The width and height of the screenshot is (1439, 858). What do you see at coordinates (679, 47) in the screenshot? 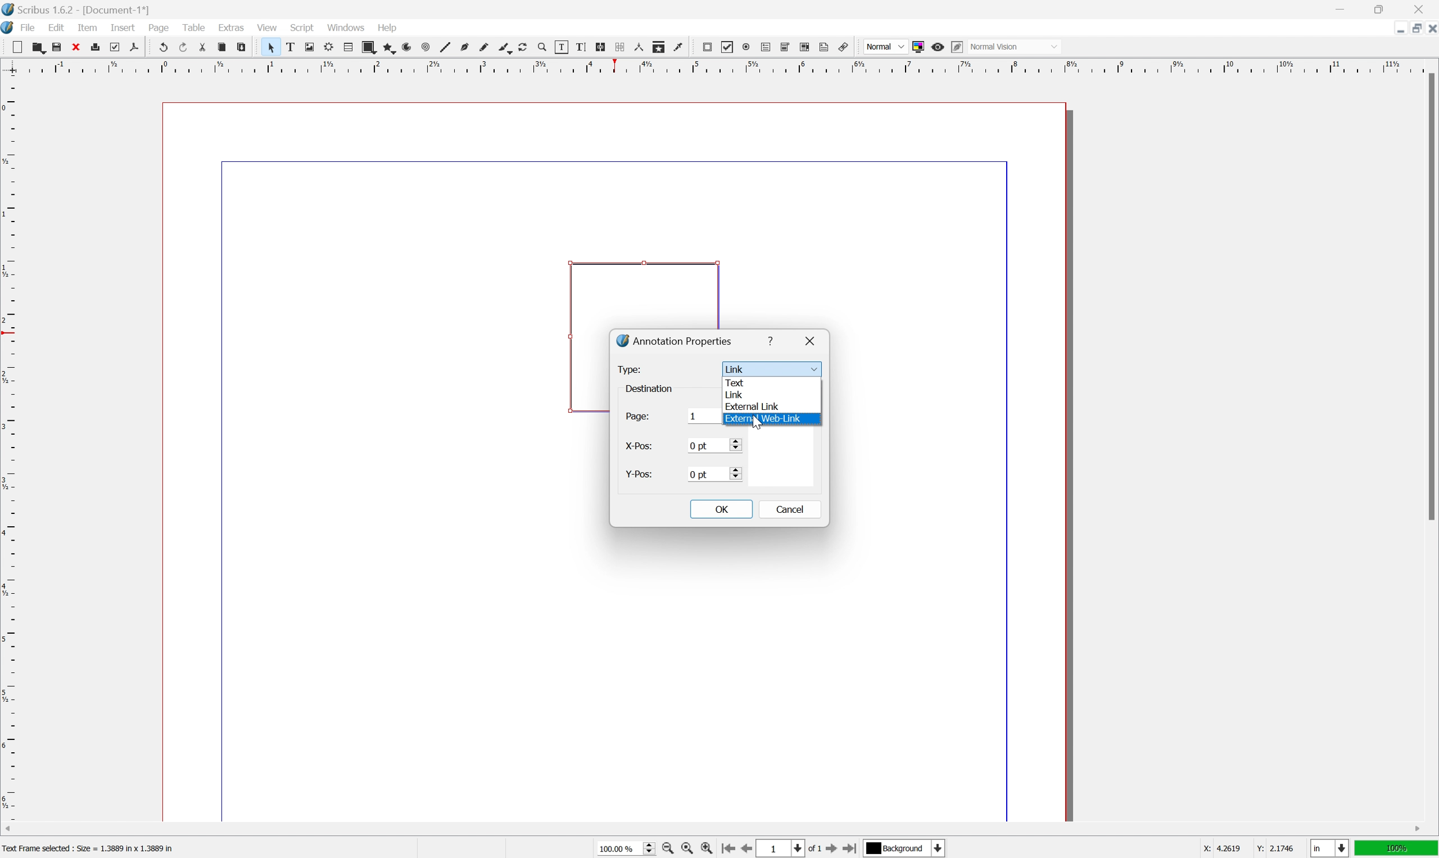
I see `eye dropper` at bounding box center [679, 47].